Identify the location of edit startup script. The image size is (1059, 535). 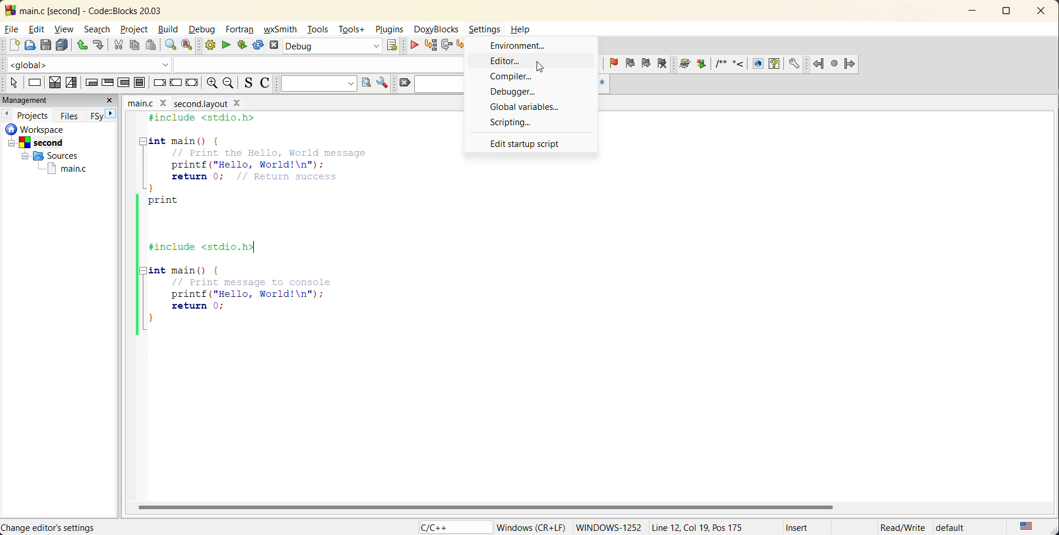
(528, 144).